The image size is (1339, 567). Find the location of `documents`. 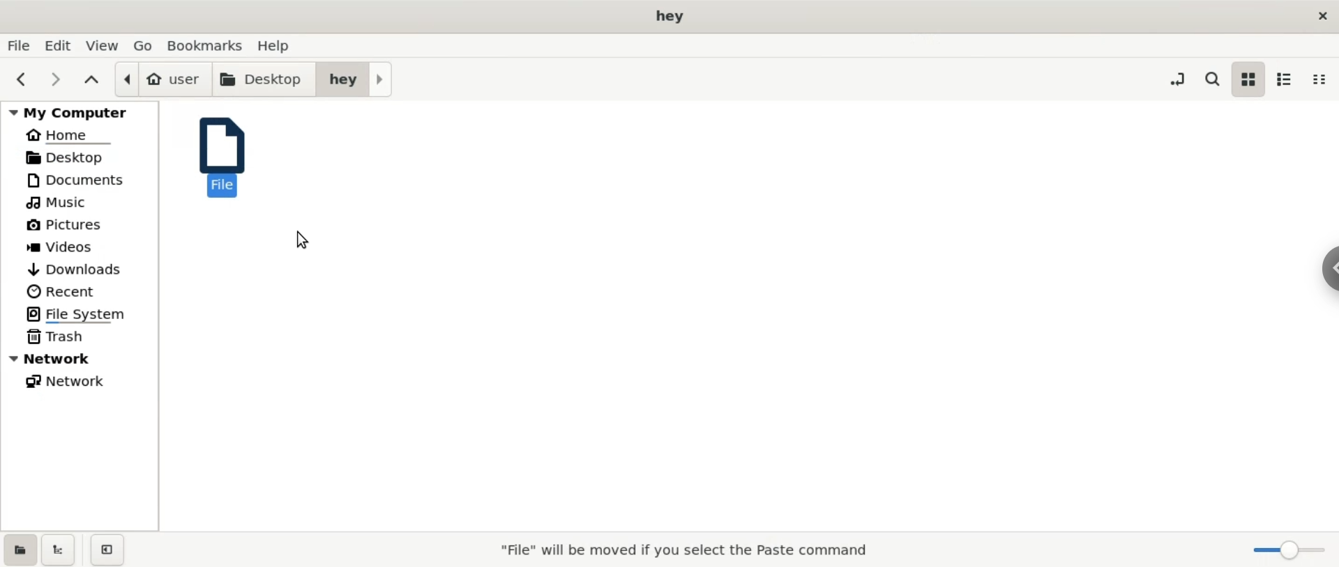

documents is located at coordinates (80, 179).